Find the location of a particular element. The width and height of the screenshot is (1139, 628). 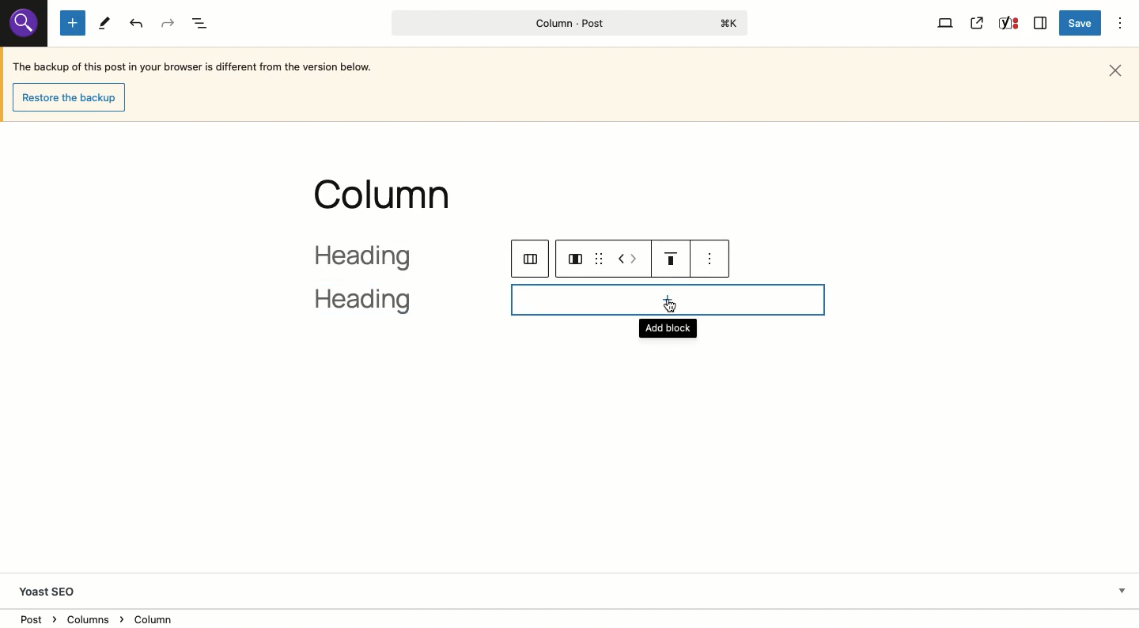

Options is located at coordinates (1122, 22).